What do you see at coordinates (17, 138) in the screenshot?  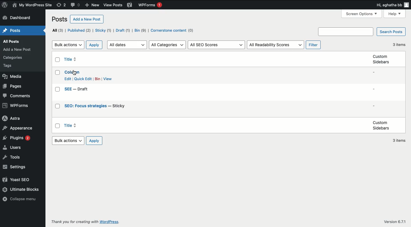 I see `Plugins` at bounding box center [17, 138].